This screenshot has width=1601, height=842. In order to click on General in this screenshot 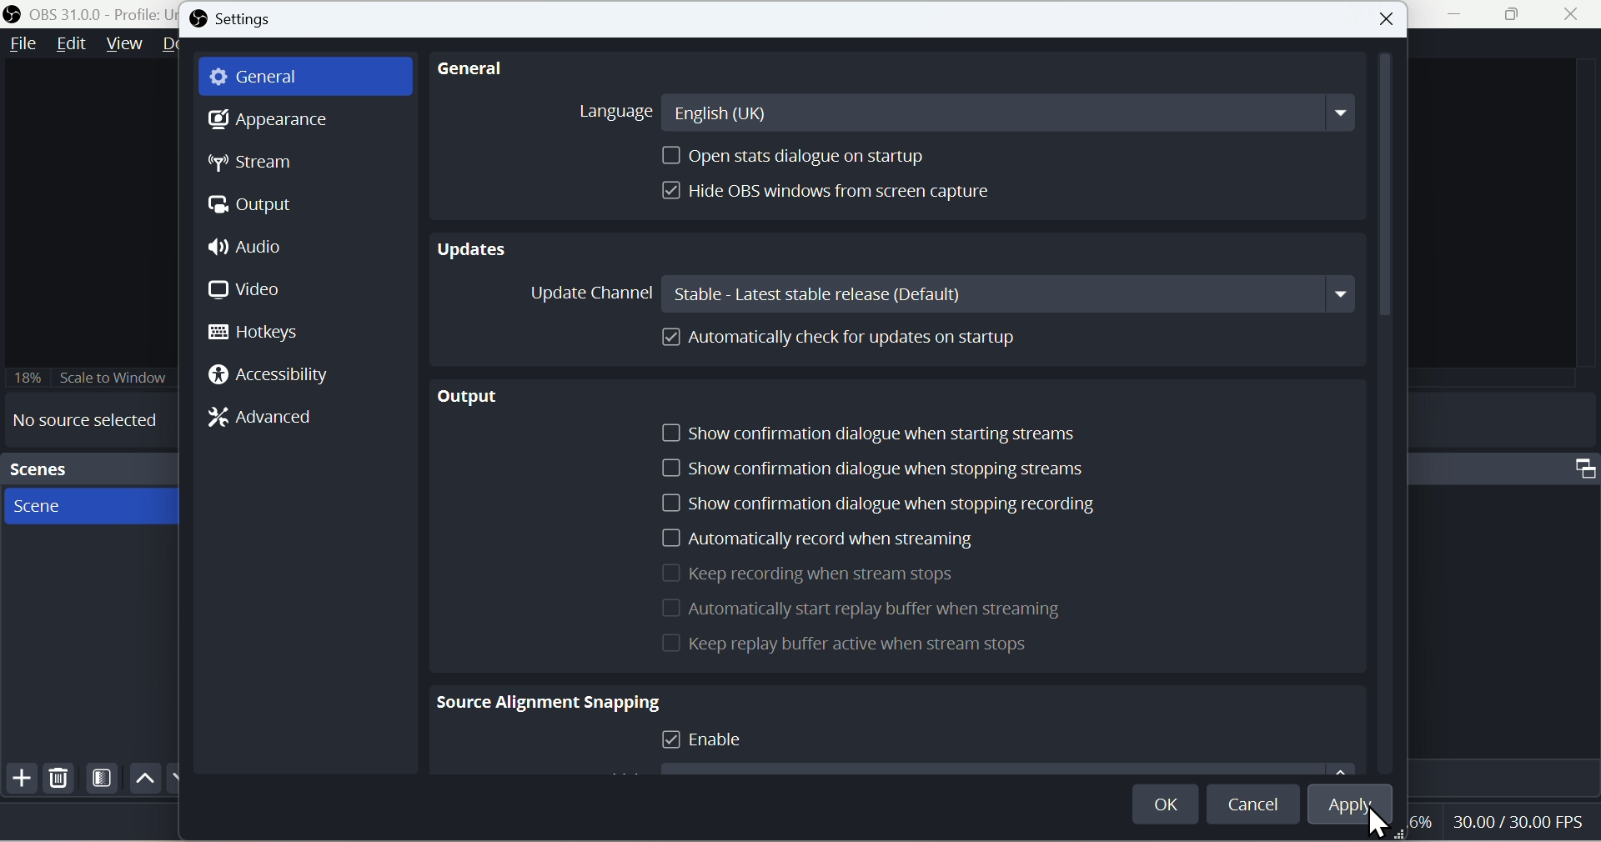, I will do `click(471, 69)`.